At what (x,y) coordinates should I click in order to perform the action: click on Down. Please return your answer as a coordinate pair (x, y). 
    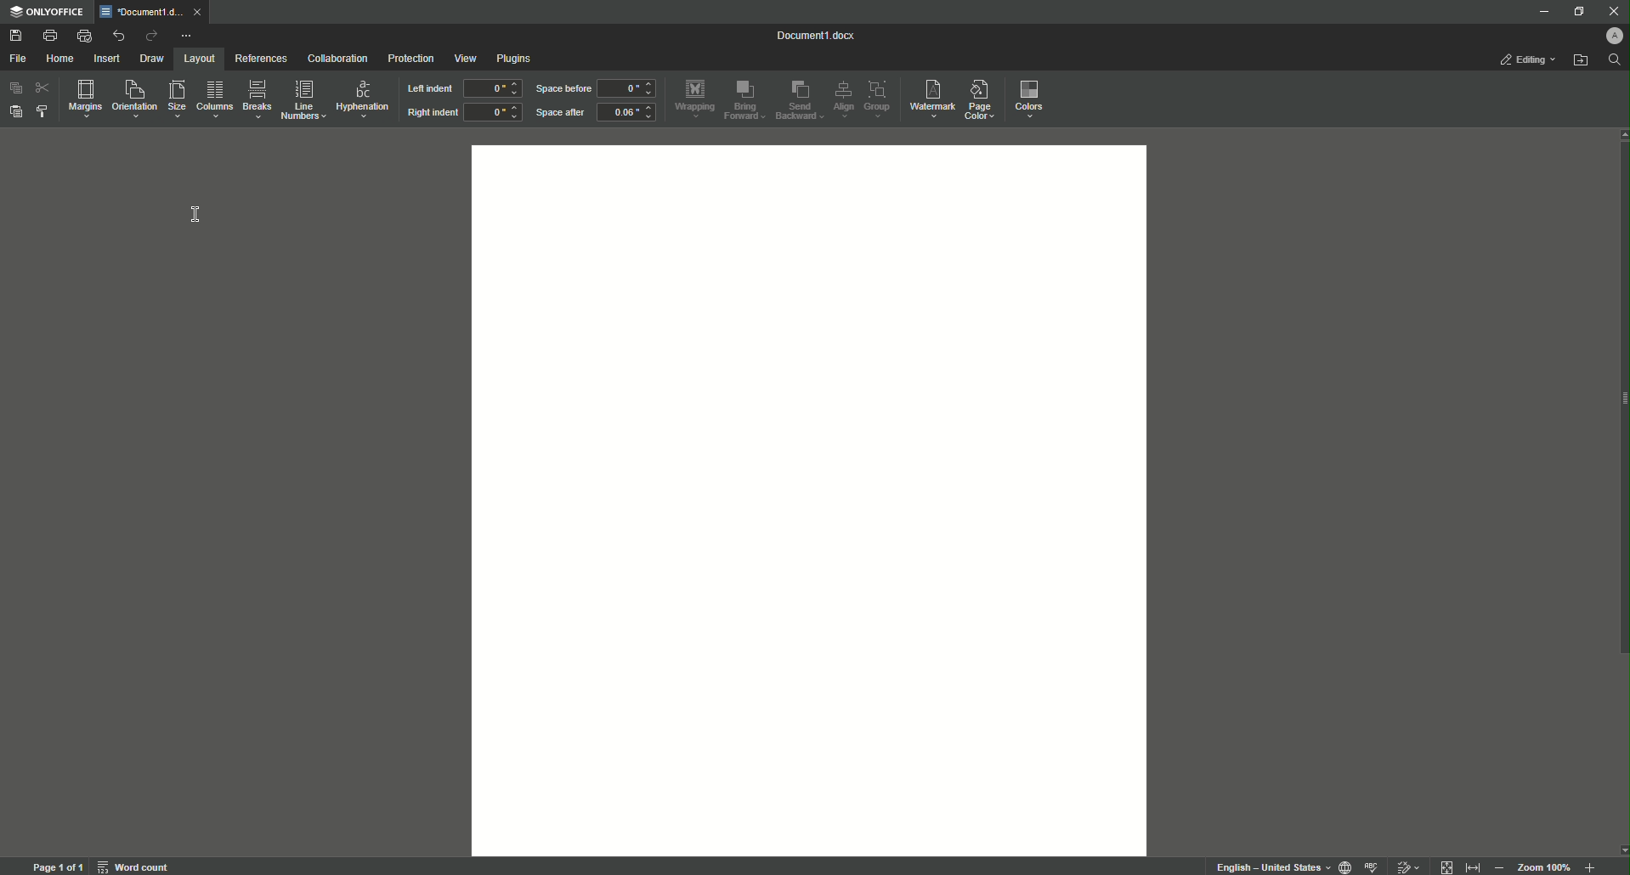
    Looking at the image, I should click on (1620, 846).